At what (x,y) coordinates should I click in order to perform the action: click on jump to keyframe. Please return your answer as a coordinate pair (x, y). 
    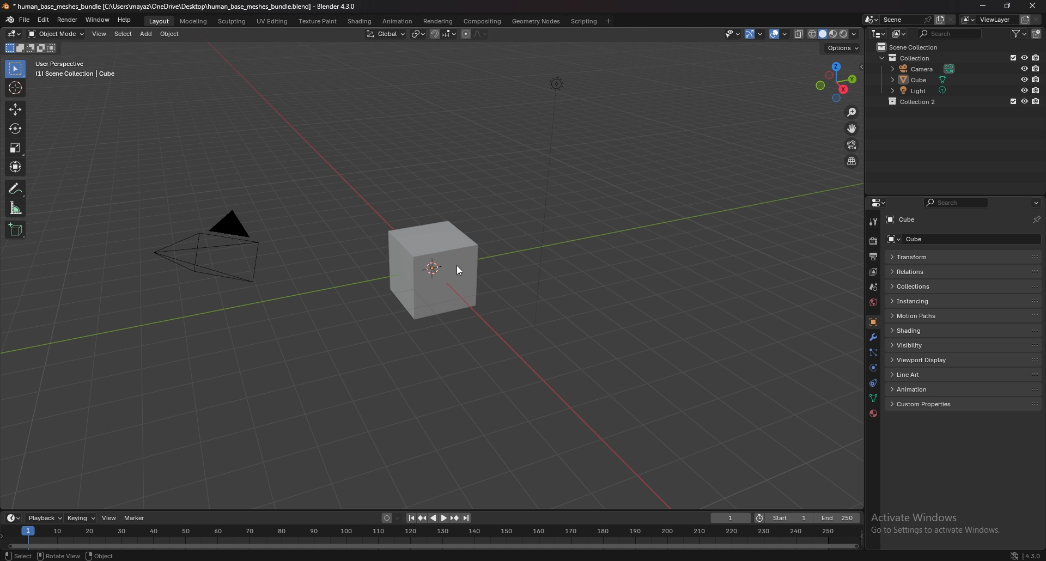
    Looking at the image, I should click on (455, 518).